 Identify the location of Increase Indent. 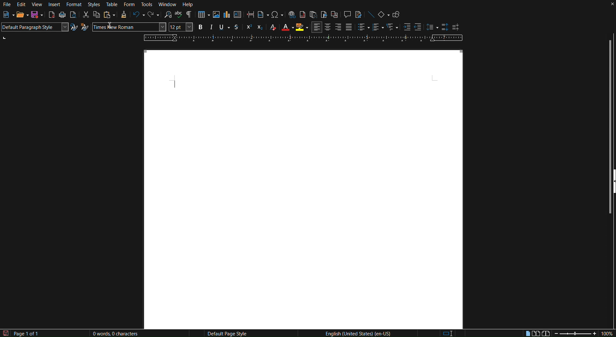
(406, 28).